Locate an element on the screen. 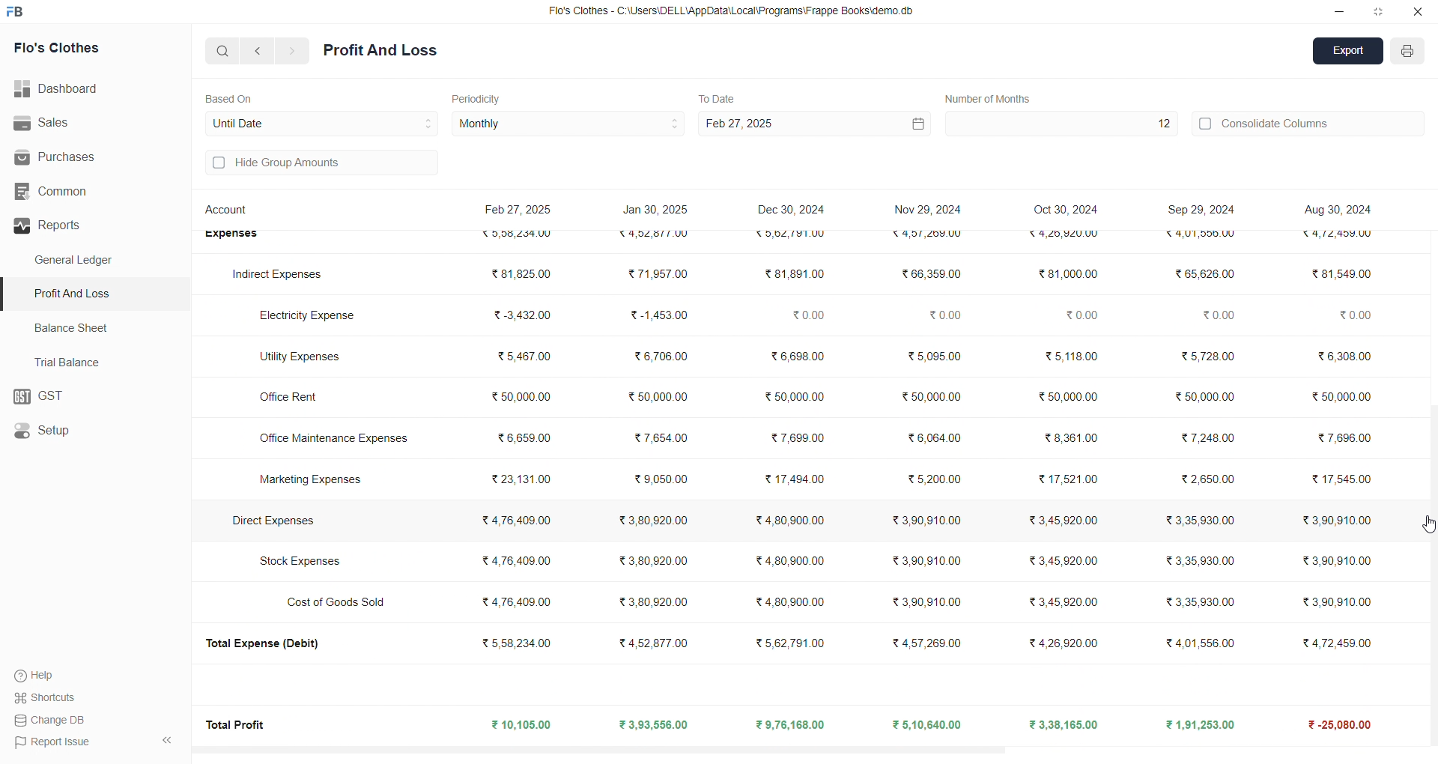 The image size is (1438, 764). search is located at coordinates (223, 50).